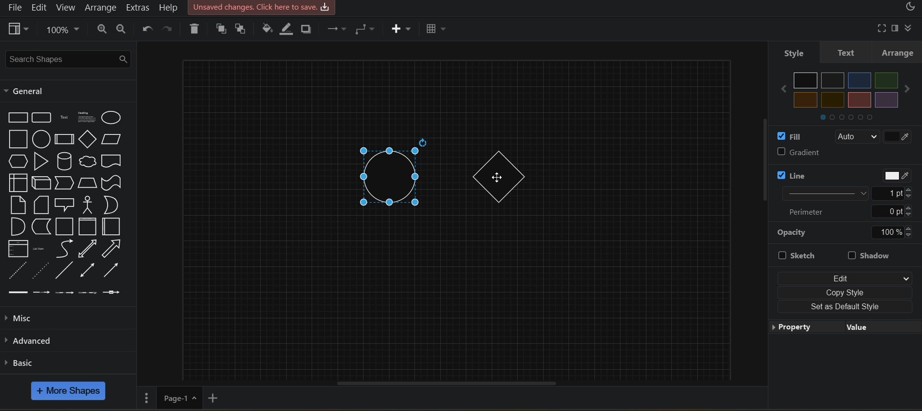  I want to click on gradient, so click(842, 155).